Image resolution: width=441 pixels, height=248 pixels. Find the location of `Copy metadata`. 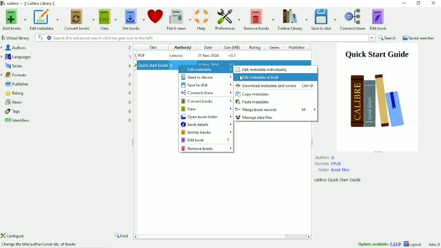

Copy metadata is located at coordinates (254, 95).